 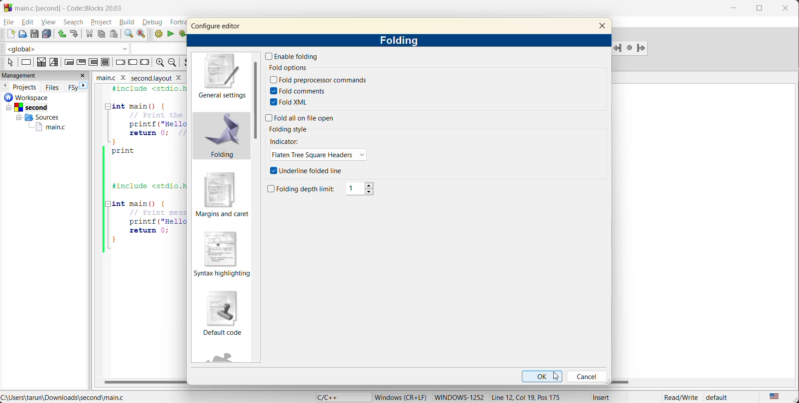 What do you see at coordinates (145, 382) in the screenshot?
I see `horizontal scroll bar` at bounding box center [145, 382].